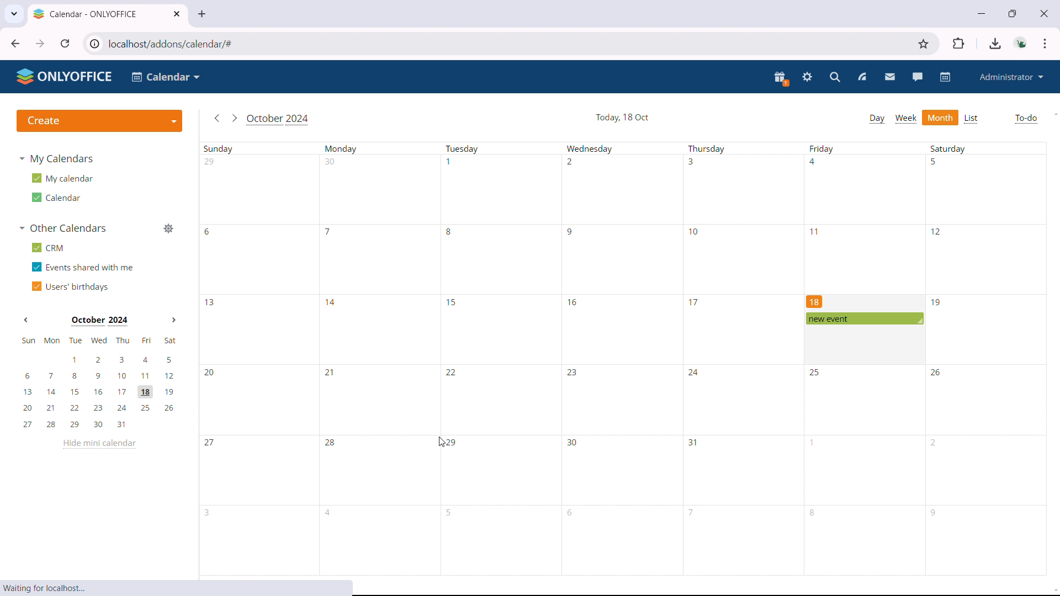  I want to click on day, so click(877, 119).